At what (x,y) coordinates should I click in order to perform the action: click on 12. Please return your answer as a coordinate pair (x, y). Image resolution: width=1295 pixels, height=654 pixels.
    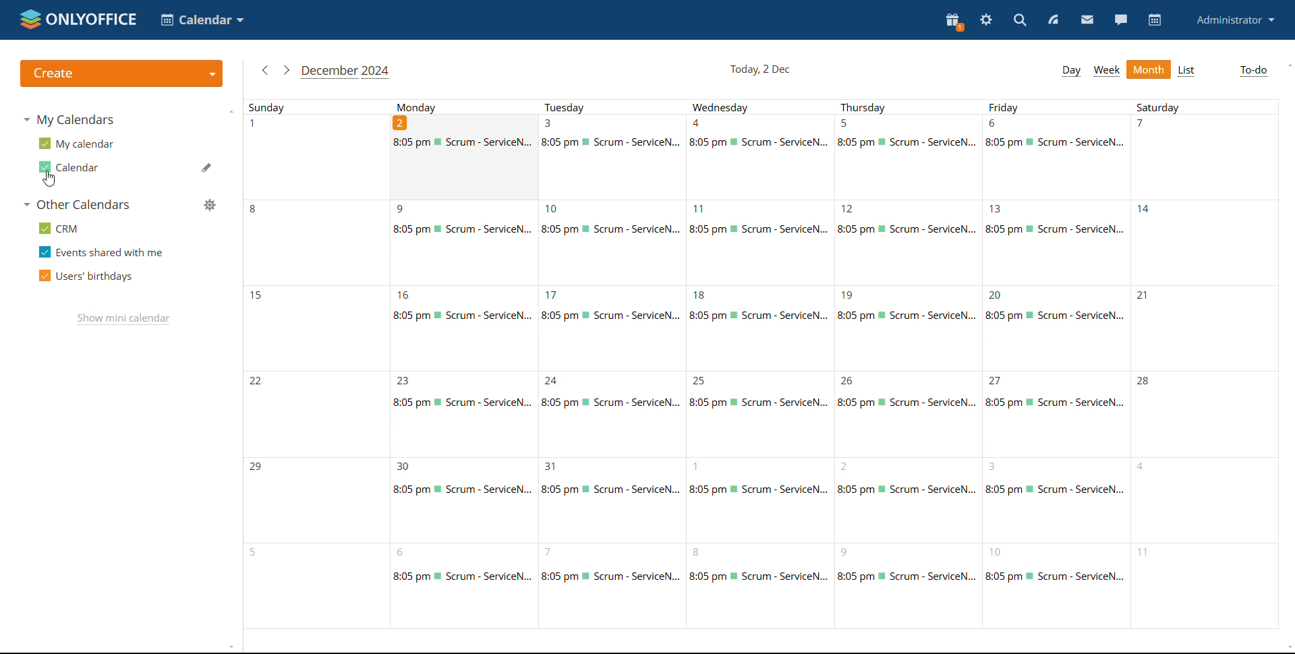
    Looking at the image, I should click on (911, 245).